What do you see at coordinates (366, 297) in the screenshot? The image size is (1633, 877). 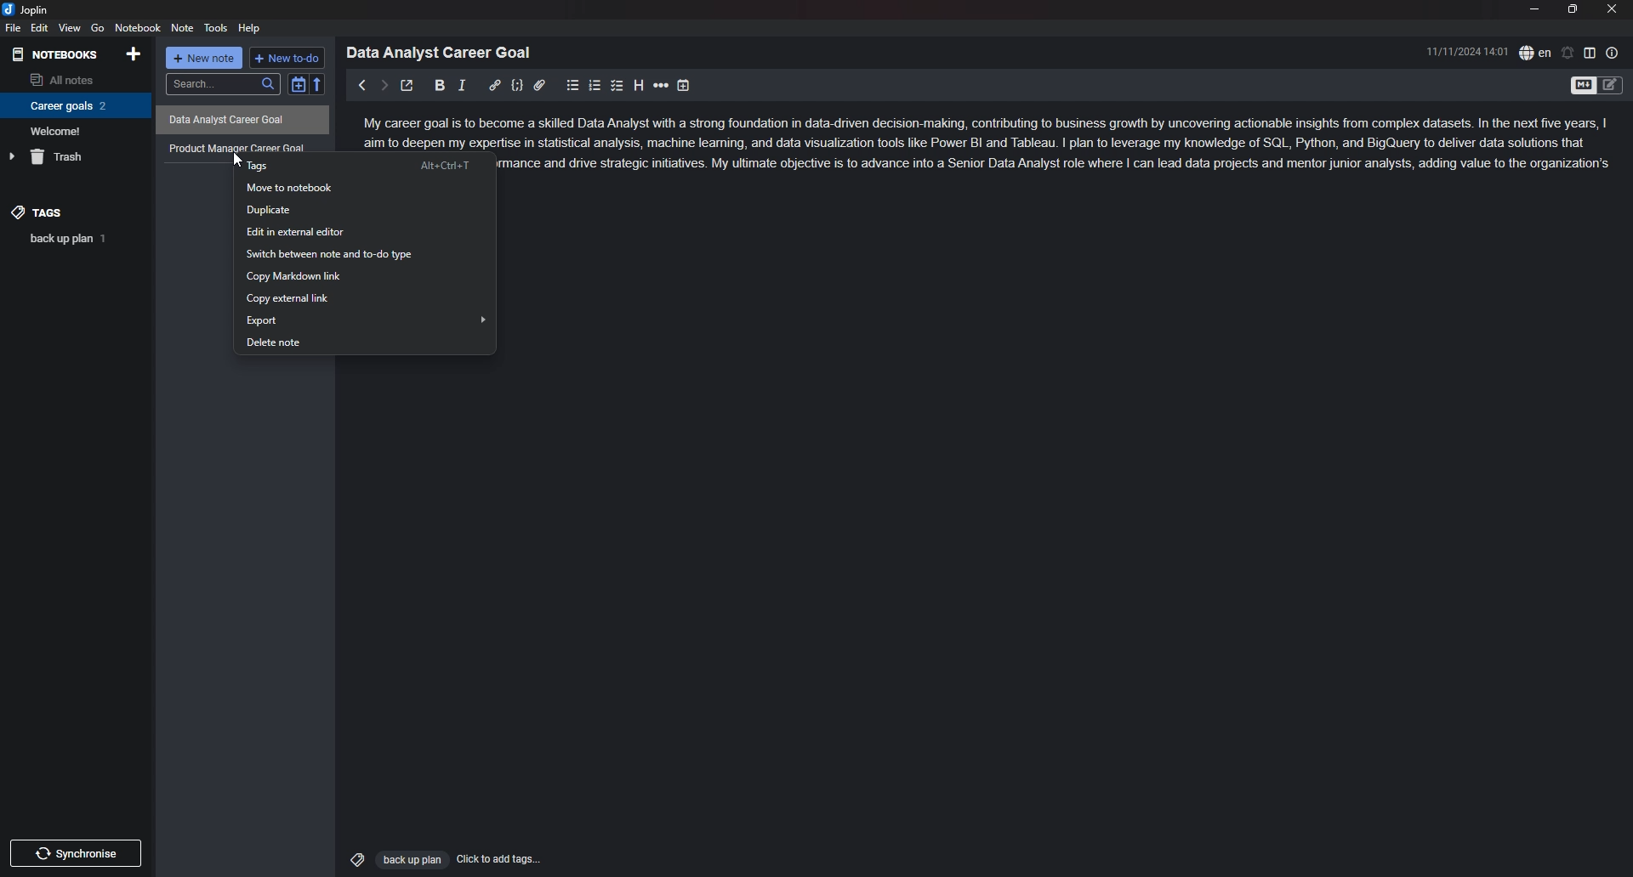 I see `copy external link` at bounding box center [366, 297].